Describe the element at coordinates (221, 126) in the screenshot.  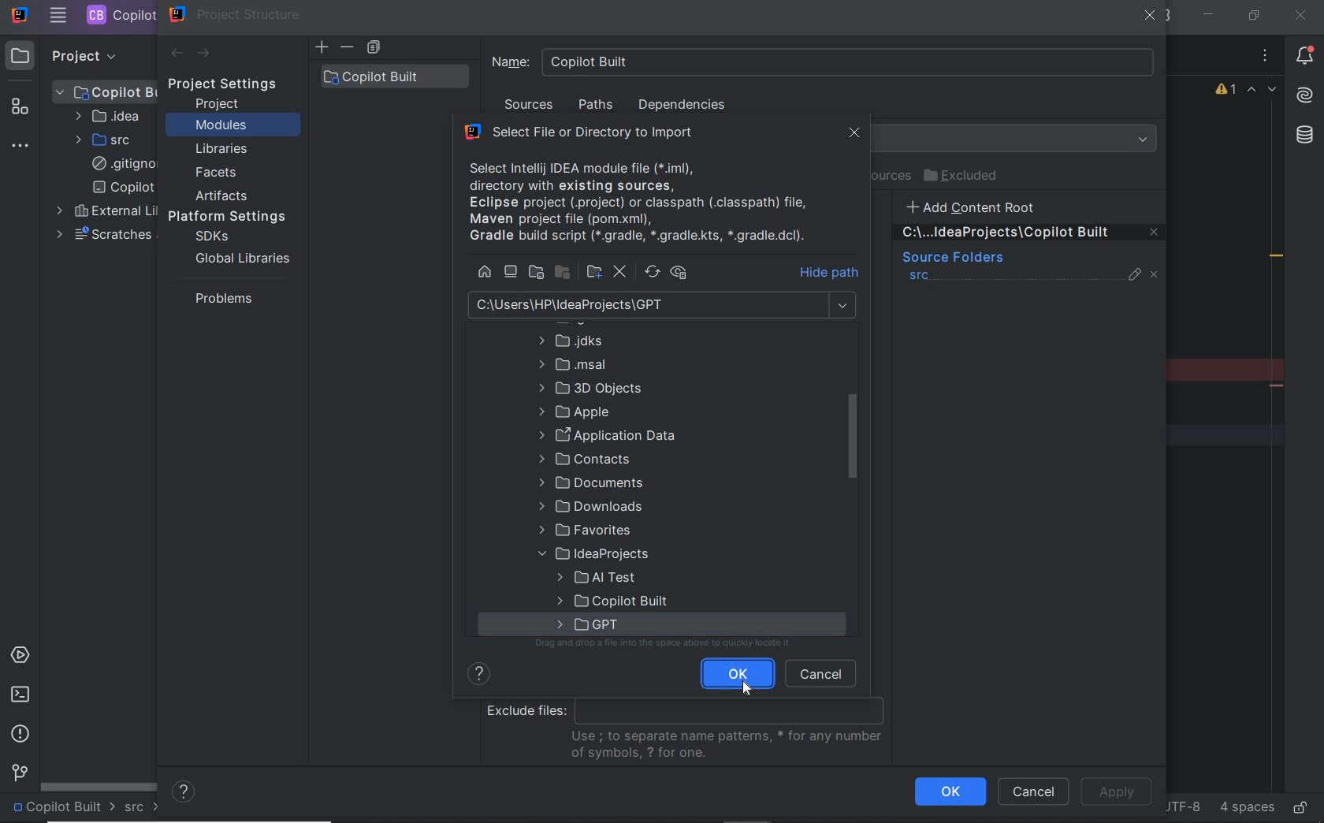
I see `modules` at that location.